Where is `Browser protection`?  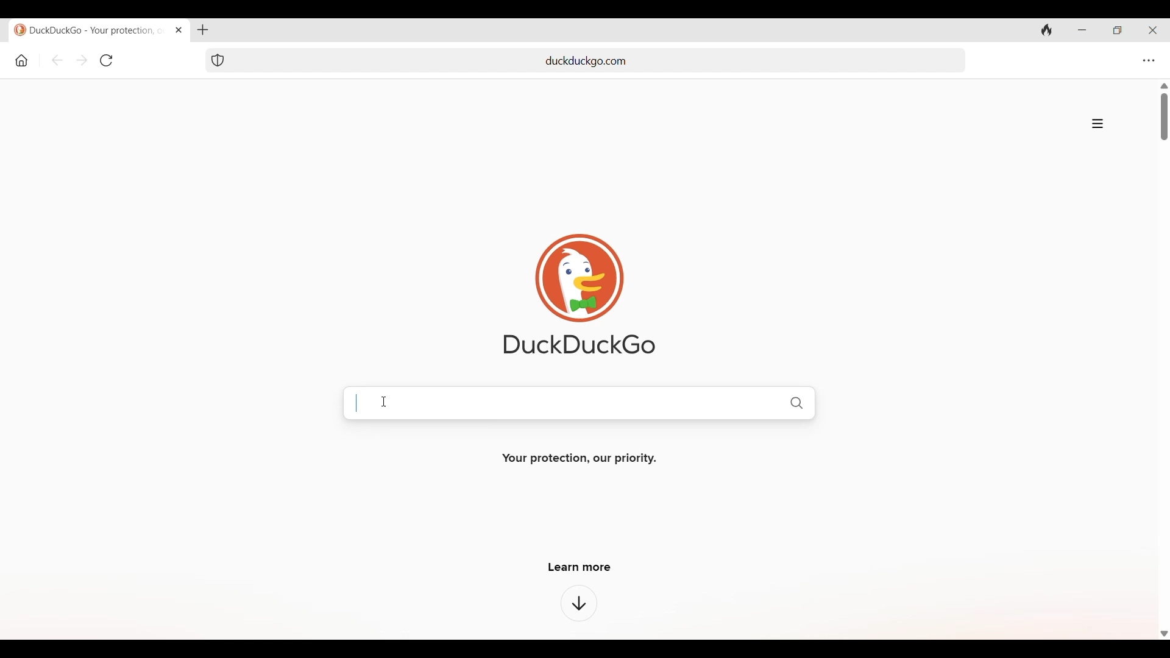 Browser protection is located at coordinates (218, 60).